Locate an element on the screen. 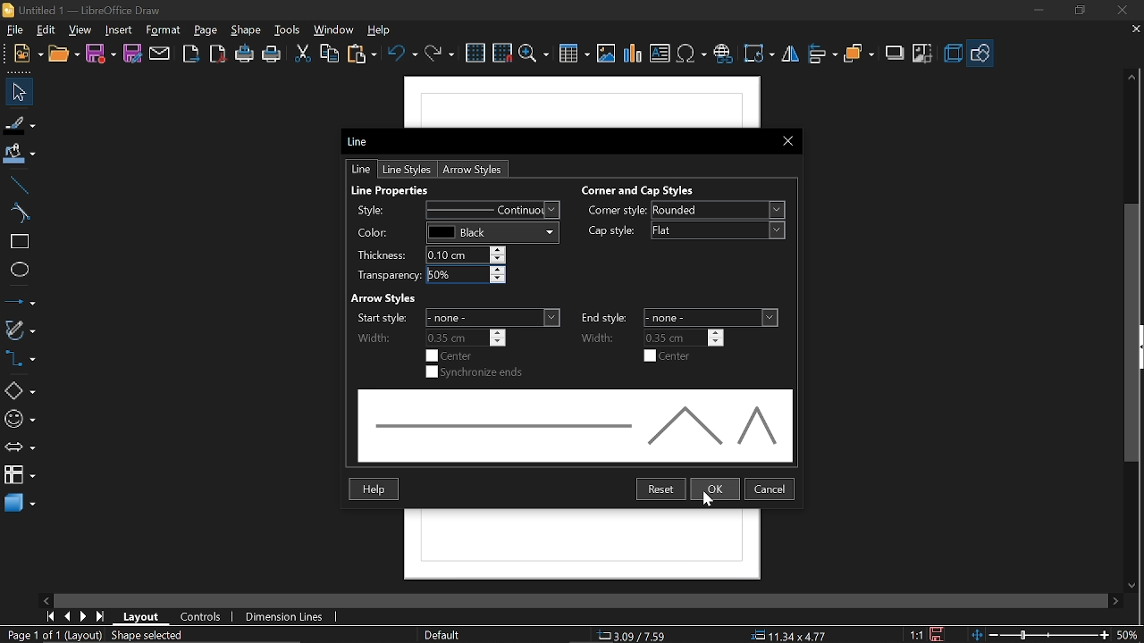 This screenshot has height=643, width=1144. Move right is located at coordinates (1115, 601).